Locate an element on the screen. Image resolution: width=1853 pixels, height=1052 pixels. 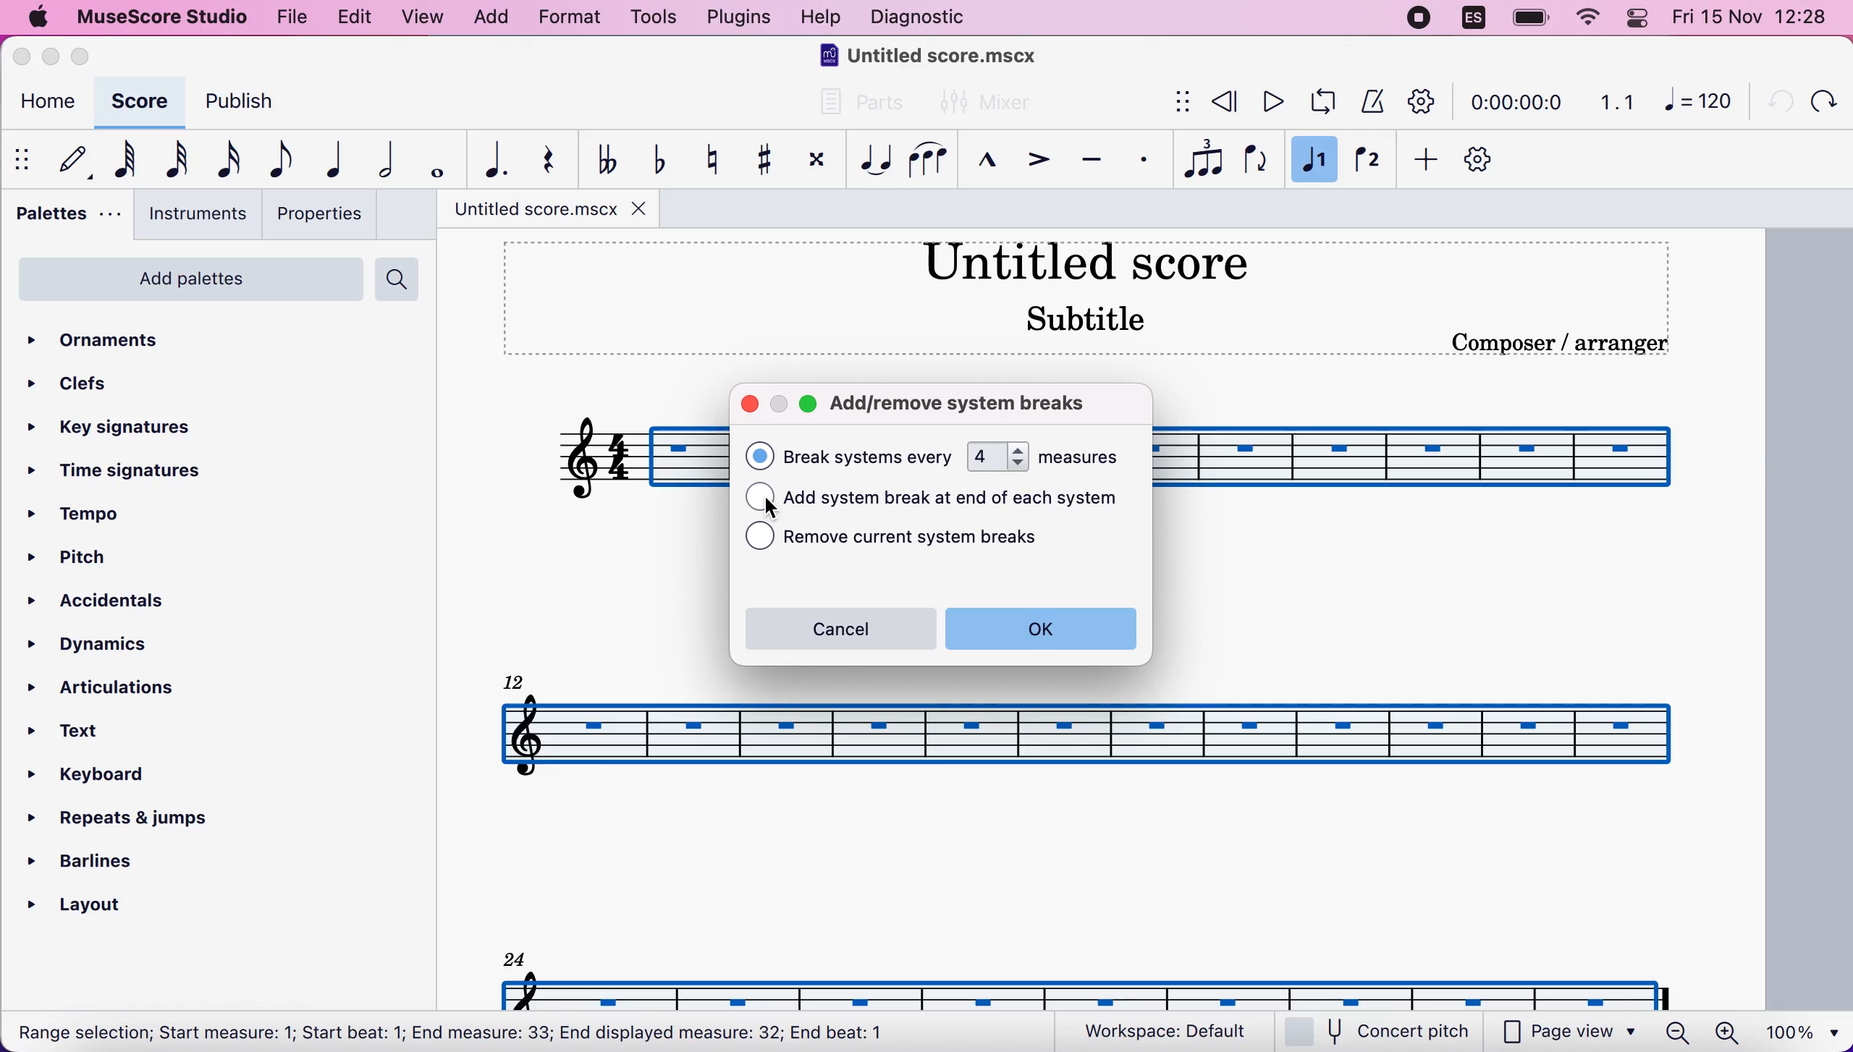
score is located at coordinates (1088, 734).